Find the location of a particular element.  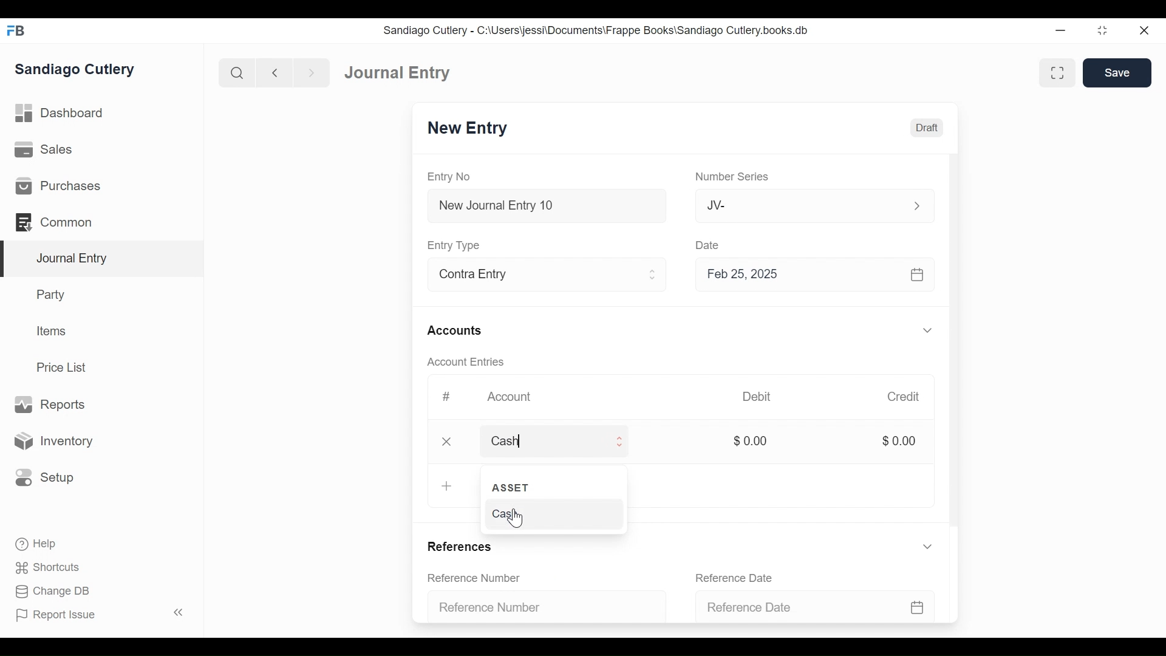

Account is located at coordinates (511, 398).